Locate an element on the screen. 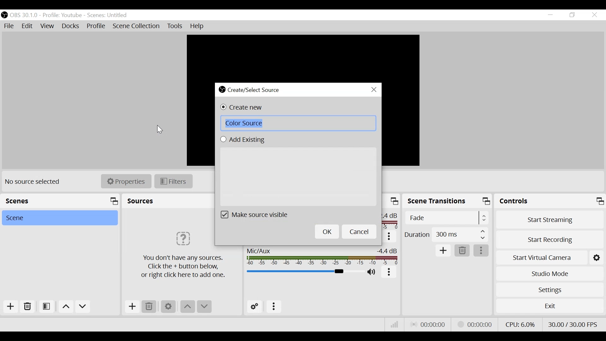 The image size is (606, 341). Properties is located at coordinates (126, 181).